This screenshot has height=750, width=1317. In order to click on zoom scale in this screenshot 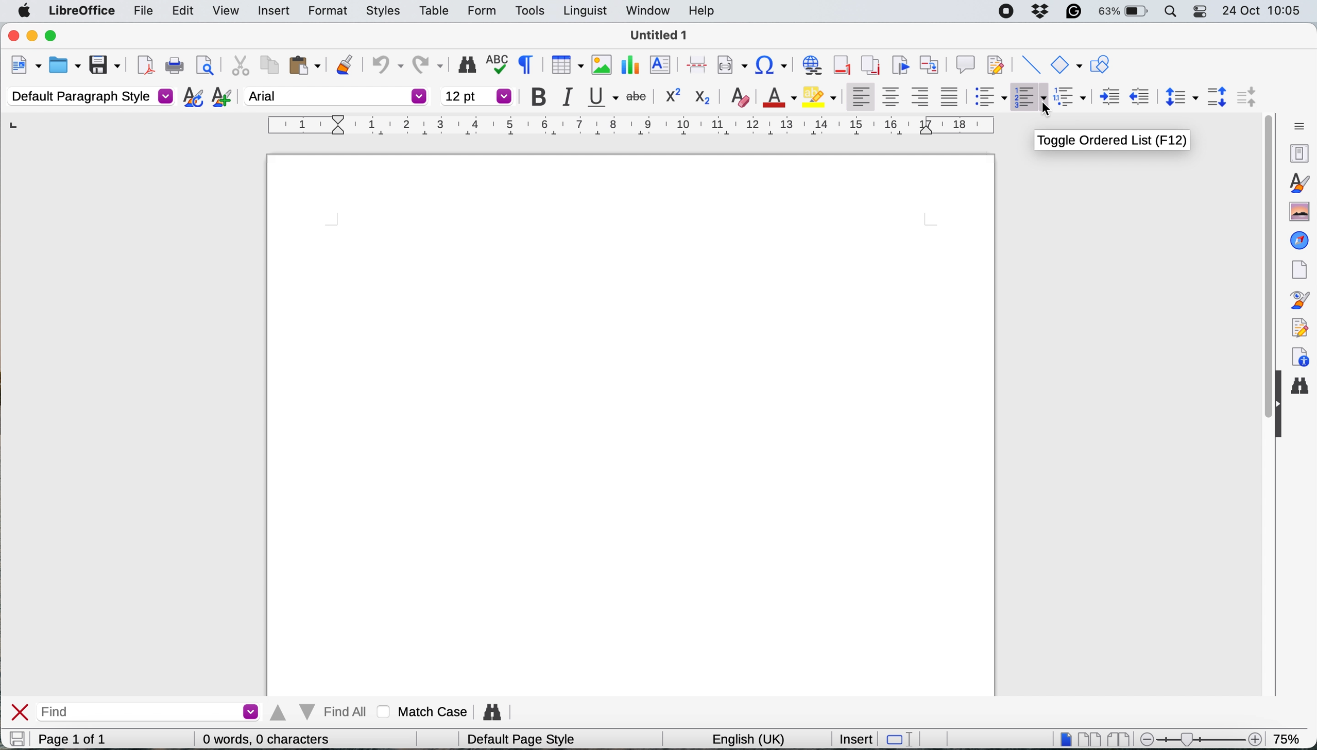, I will do `click(1204, 736)`.